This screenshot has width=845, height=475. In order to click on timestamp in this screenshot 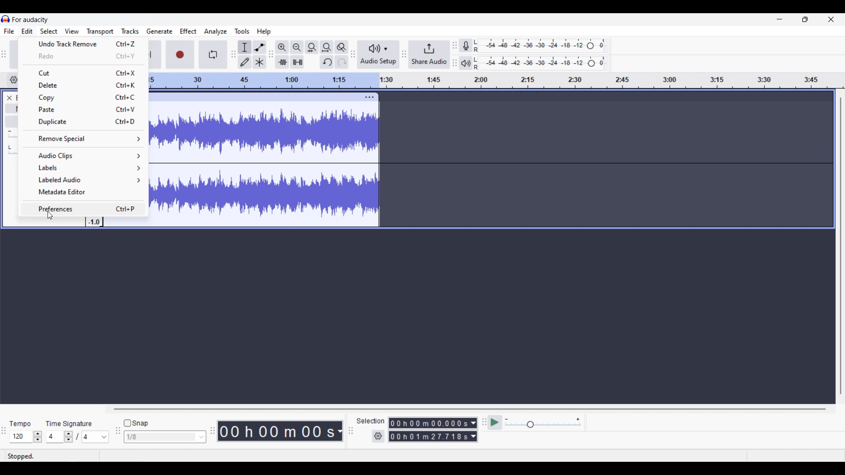, I will do `click(279, 431)`.